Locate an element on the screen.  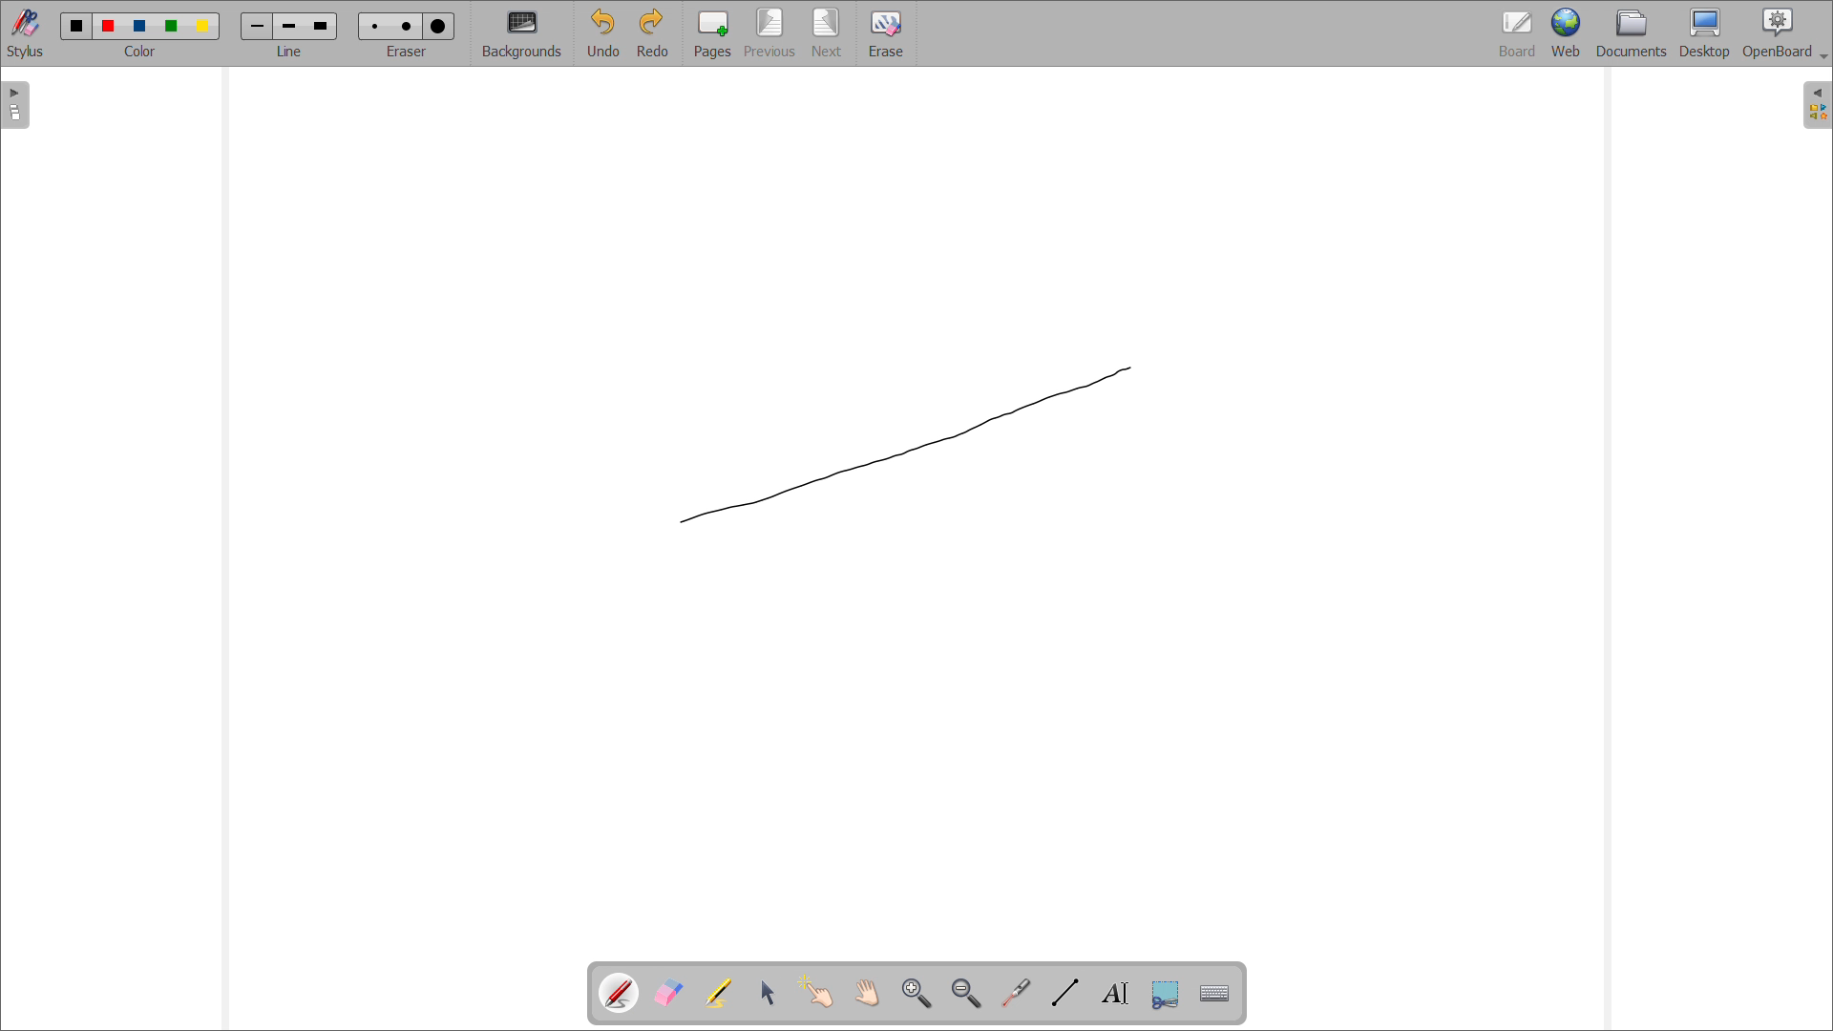
virtual keyboard is located at coordinates (1216, 995).